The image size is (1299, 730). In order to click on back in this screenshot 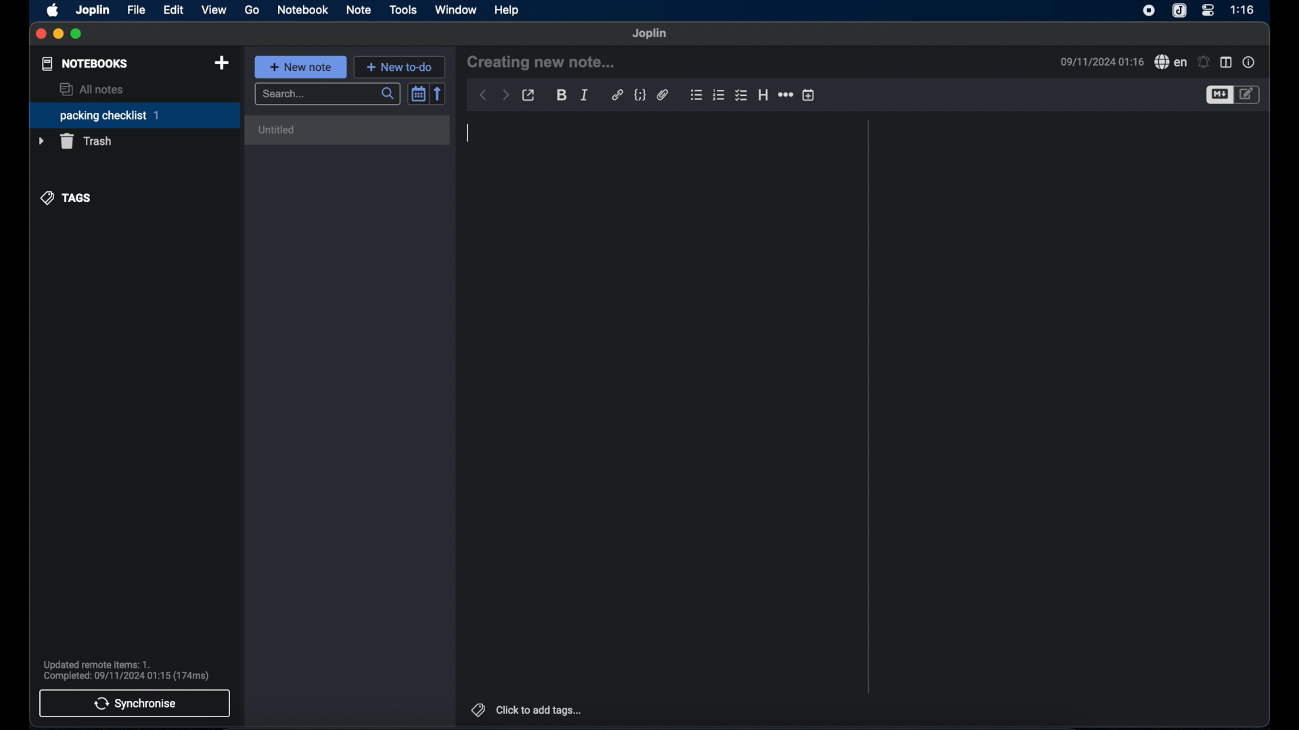, I will do `click(483, 95)`.